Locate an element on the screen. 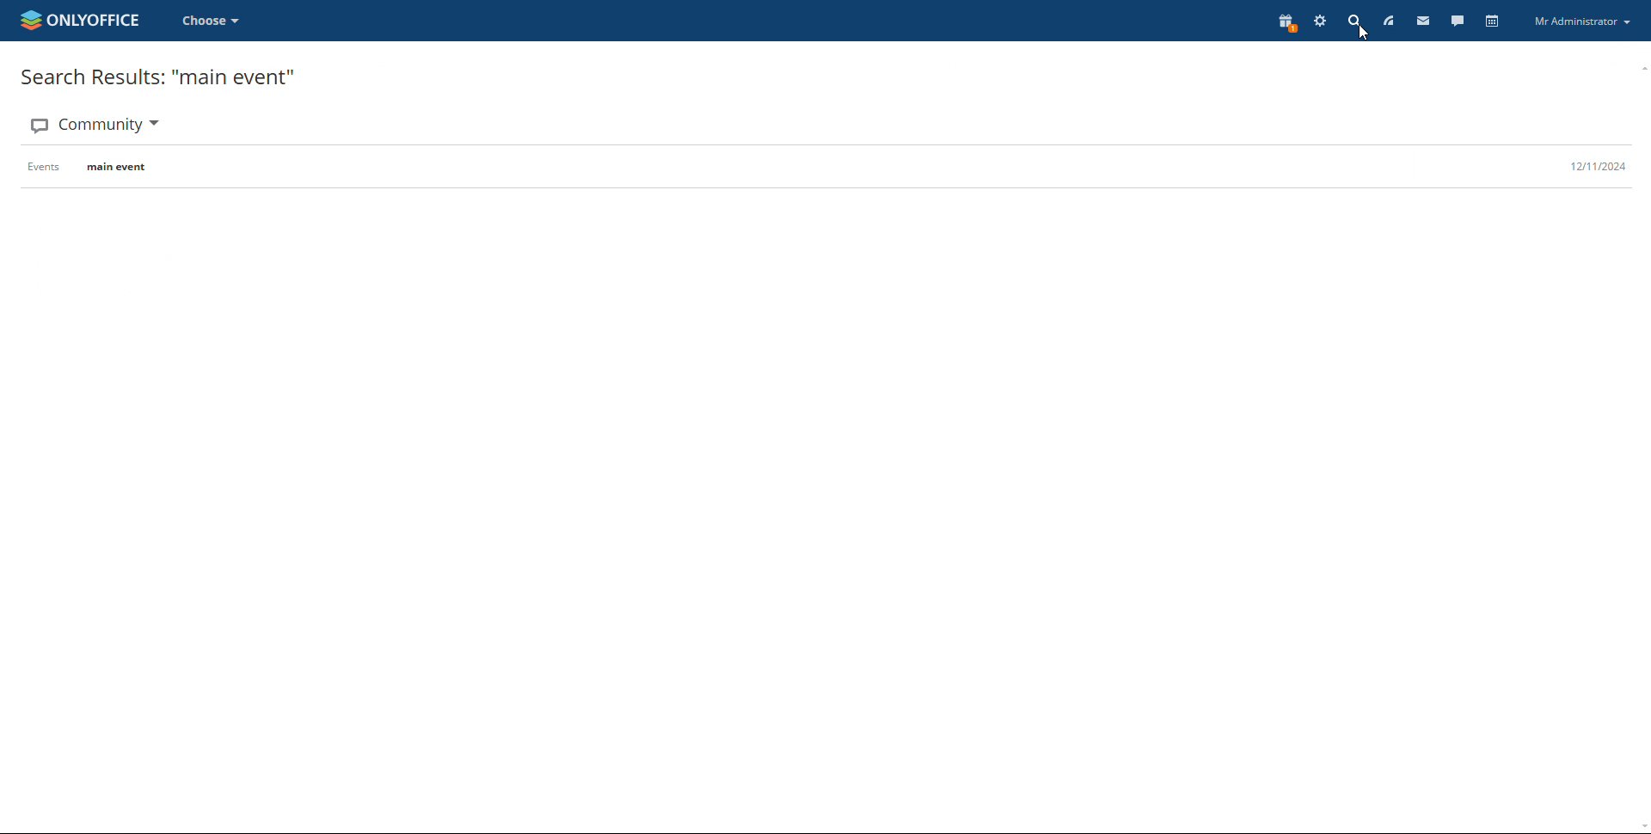 The height and width of the screenshot is (834, 1651). 12/11/2024 is located at coordinates (1529, 167).